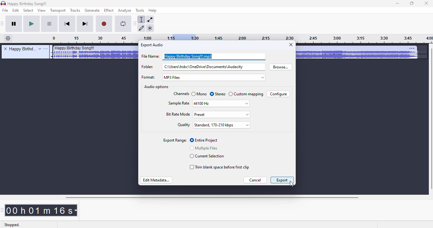 This screenshot has height=228, width=433. I want to click on 44100 Hz, so click(220, 103).